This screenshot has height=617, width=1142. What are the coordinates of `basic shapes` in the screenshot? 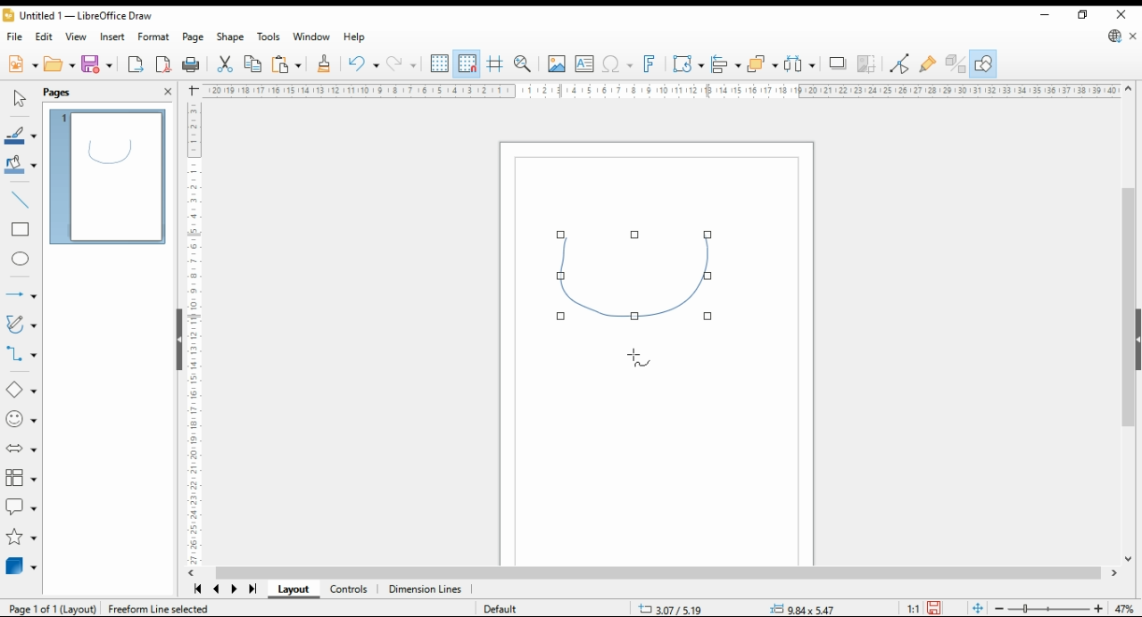 It's located at (20, 390).